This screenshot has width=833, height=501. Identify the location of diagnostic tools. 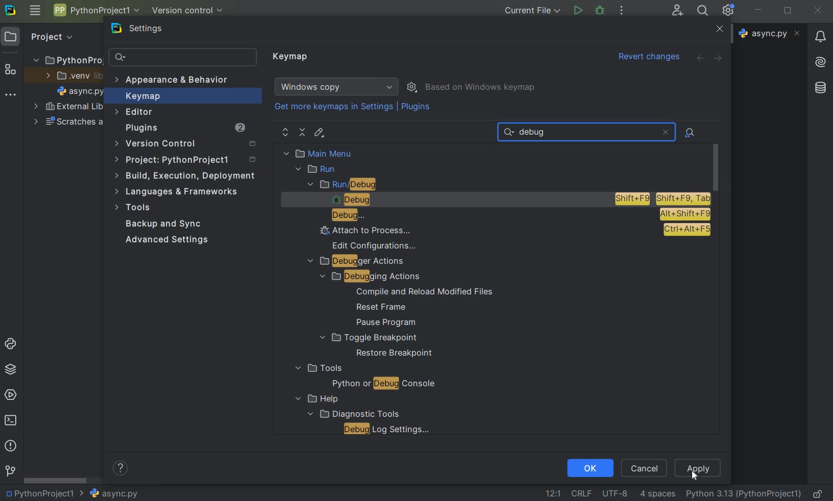
(352, 413).